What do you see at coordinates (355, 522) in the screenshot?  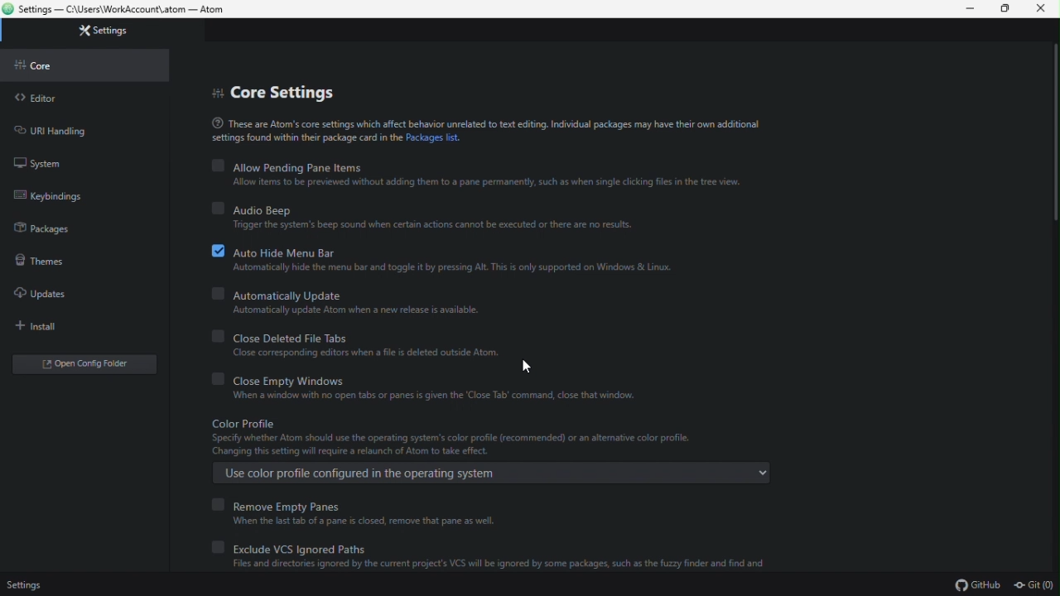 I see `When the last tab of a pane i closed, remove that pane as well` at bounding box center [355, 522].